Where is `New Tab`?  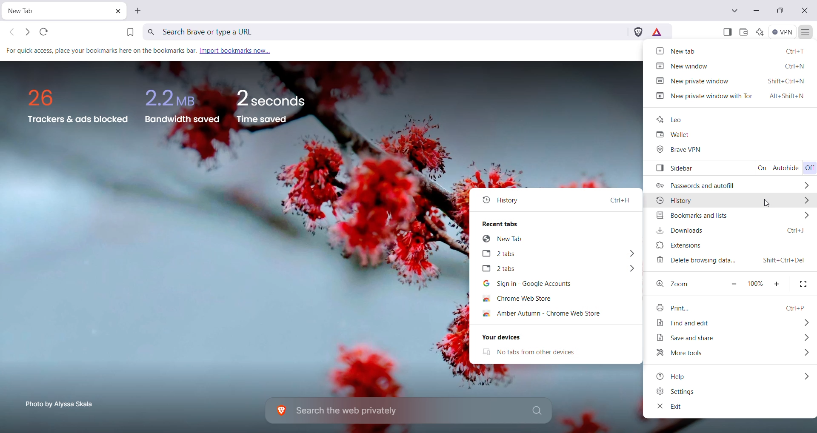 New Tab is located at coordinates (45, 11).